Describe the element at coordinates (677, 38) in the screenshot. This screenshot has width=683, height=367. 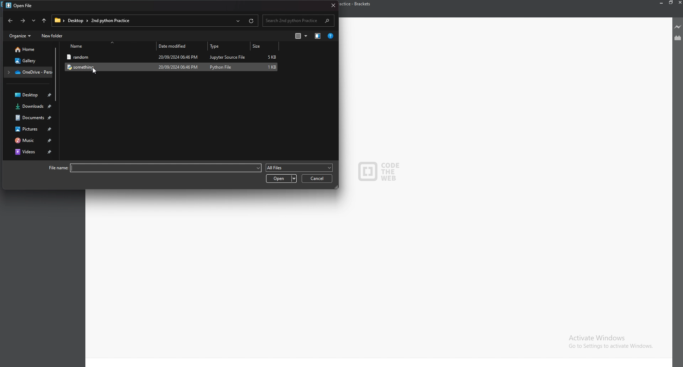
I see `extension viewer` at that location.